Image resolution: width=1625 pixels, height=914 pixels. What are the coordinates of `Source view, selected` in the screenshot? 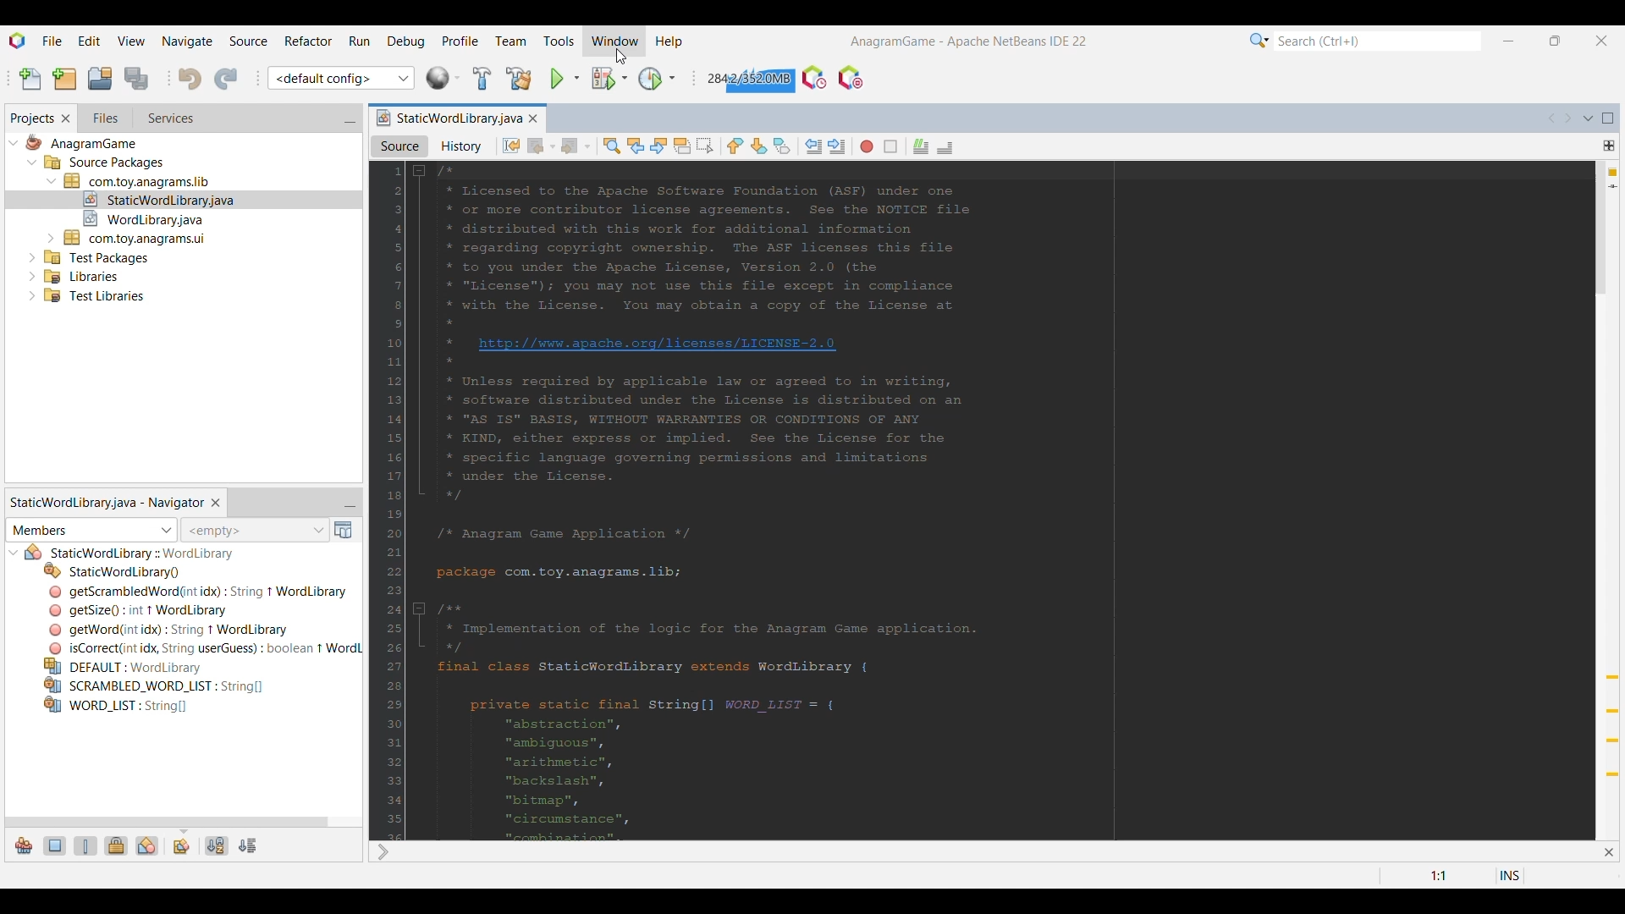 It's located at (400, 146).